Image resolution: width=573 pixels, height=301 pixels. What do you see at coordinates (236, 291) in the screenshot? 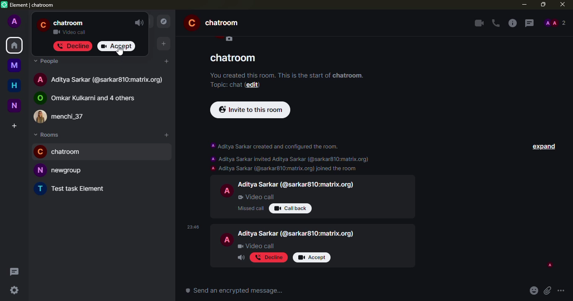
I see `send encrypted message` at bounding box center [236, 291].